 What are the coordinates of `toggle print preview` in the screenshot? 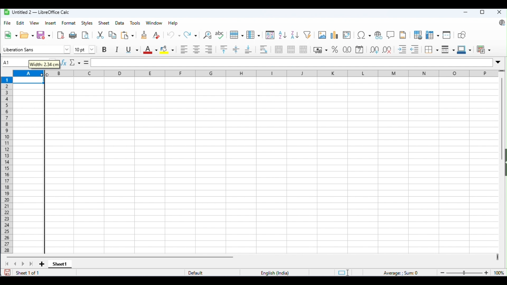 It's located at (86, 35).